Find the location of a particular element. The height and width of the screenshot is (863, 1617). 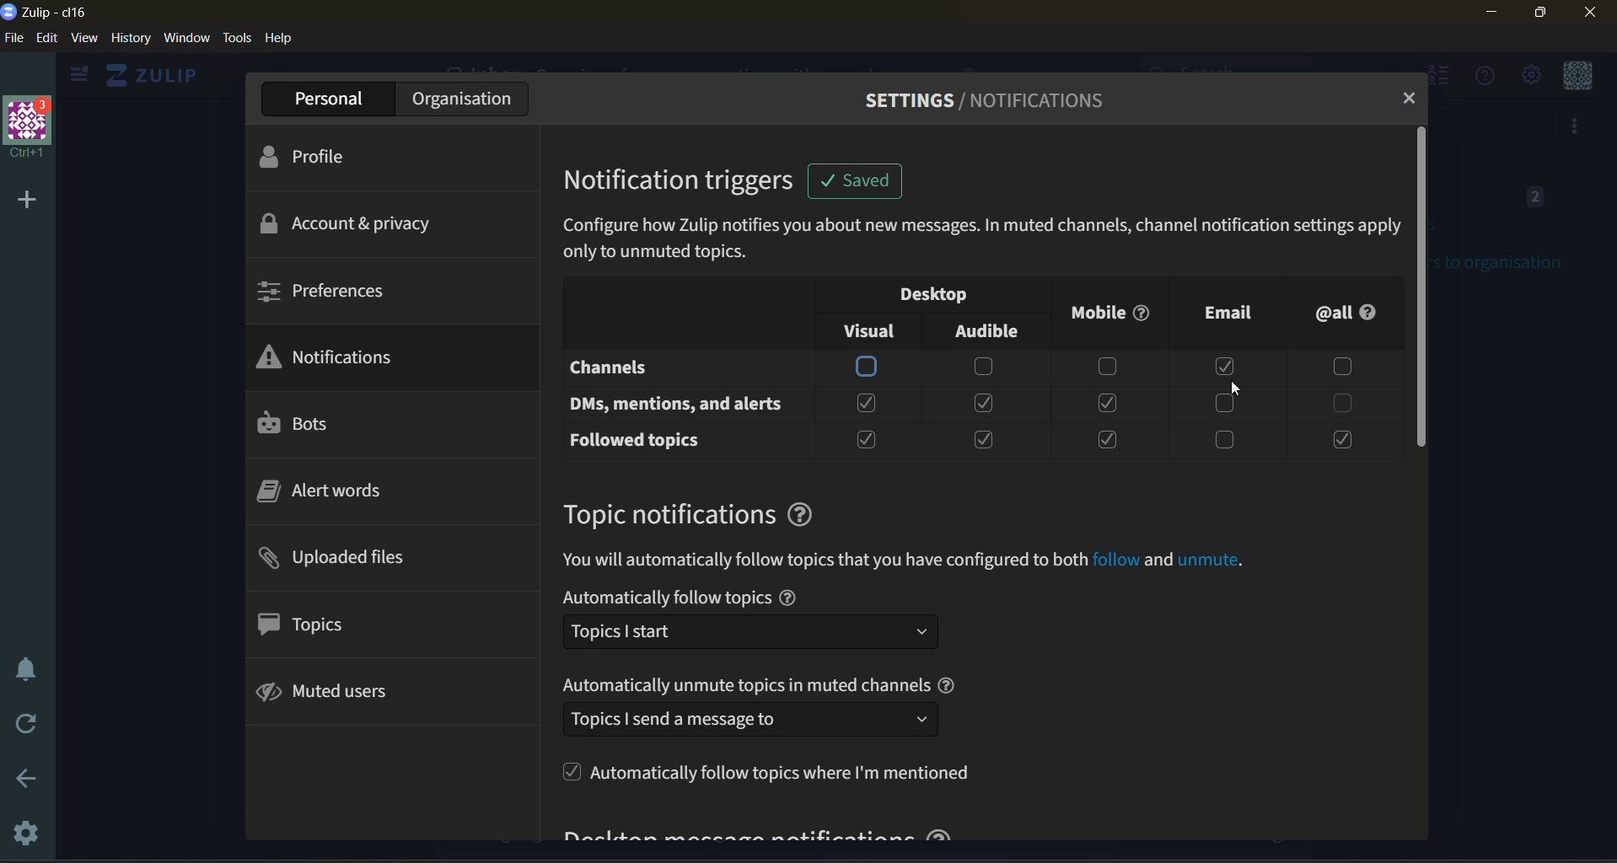

dm's , mentions and alerts is located at coordinates (681, 405).